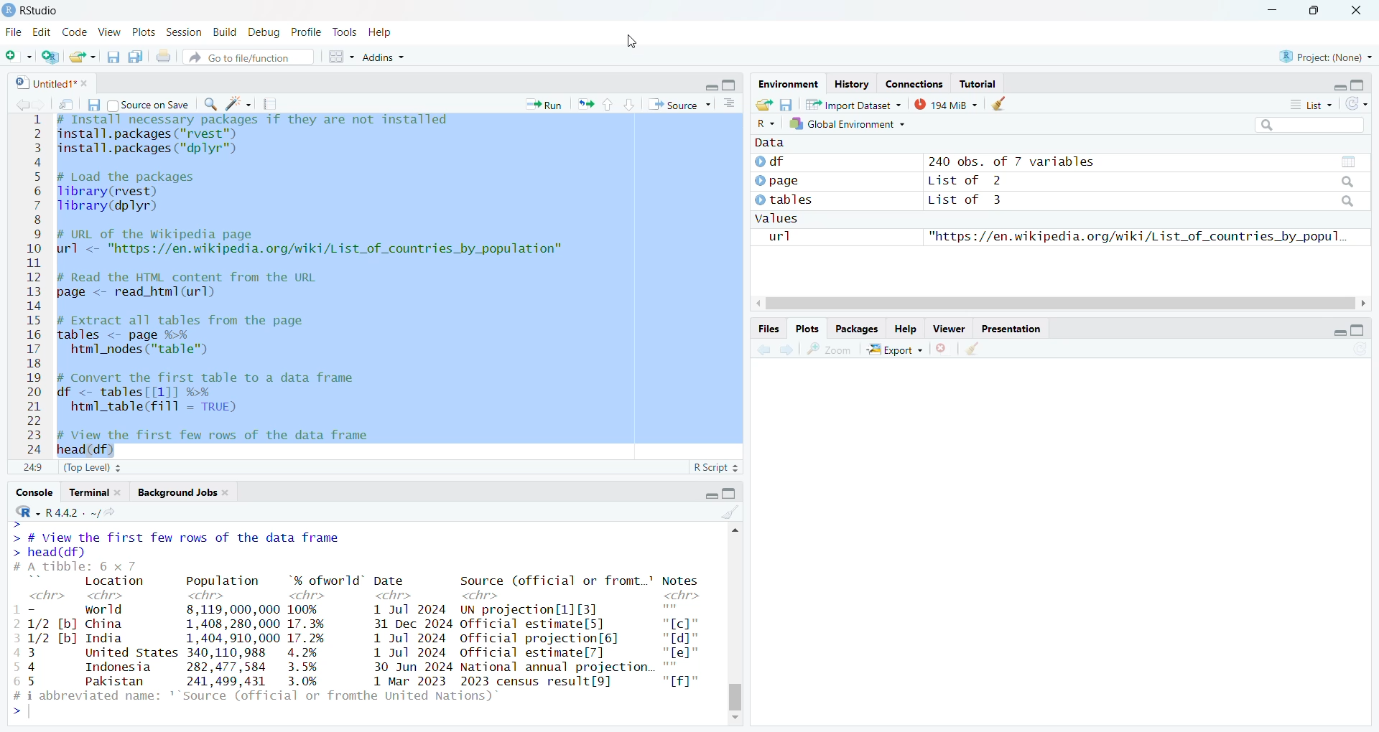  What do you see at coordinates (137, 192) in the screenshot?
I see `# Load the packages library(rvest) library(dplyr)` at bounding box center [137, 192].